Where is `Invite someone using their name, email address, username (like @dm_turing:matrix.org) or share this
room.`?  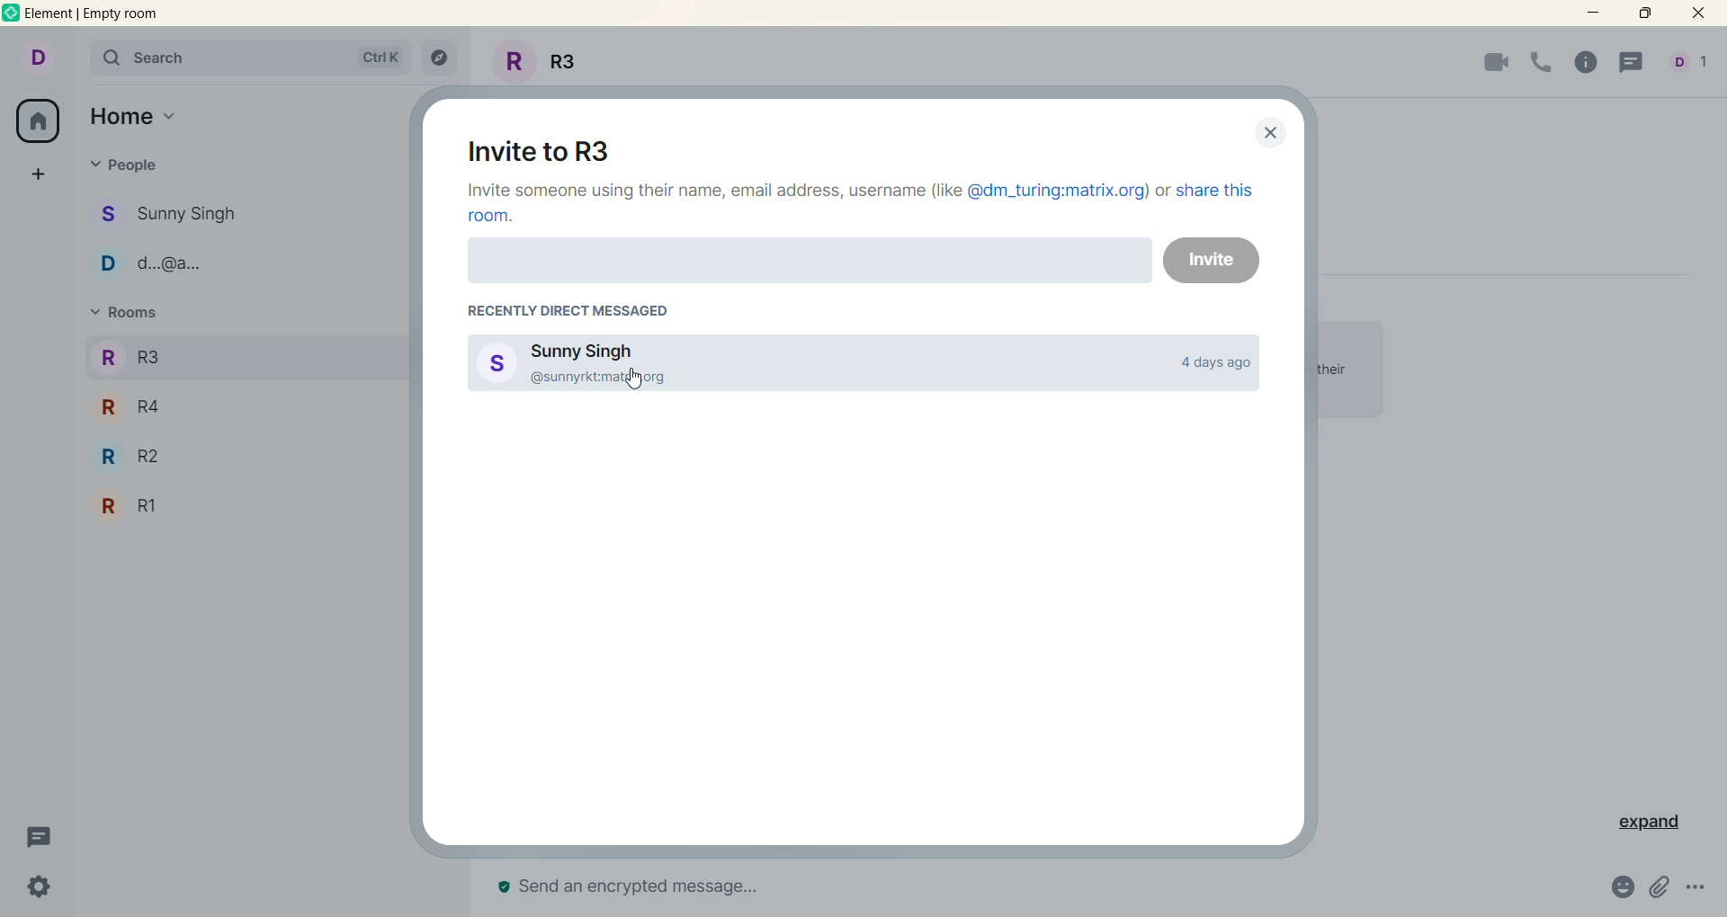
Invite someone using their name, email address, username (like @dm_turing:matrix.org) or share this
room. is located at coordinates (862, 204).